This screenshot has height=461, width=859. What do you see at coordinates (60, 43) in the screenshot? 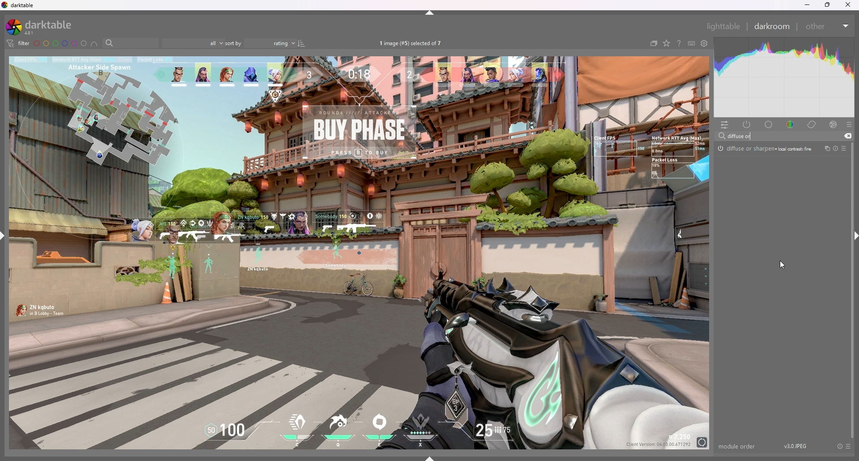
I see `color label` at bounding box center [60, 43].